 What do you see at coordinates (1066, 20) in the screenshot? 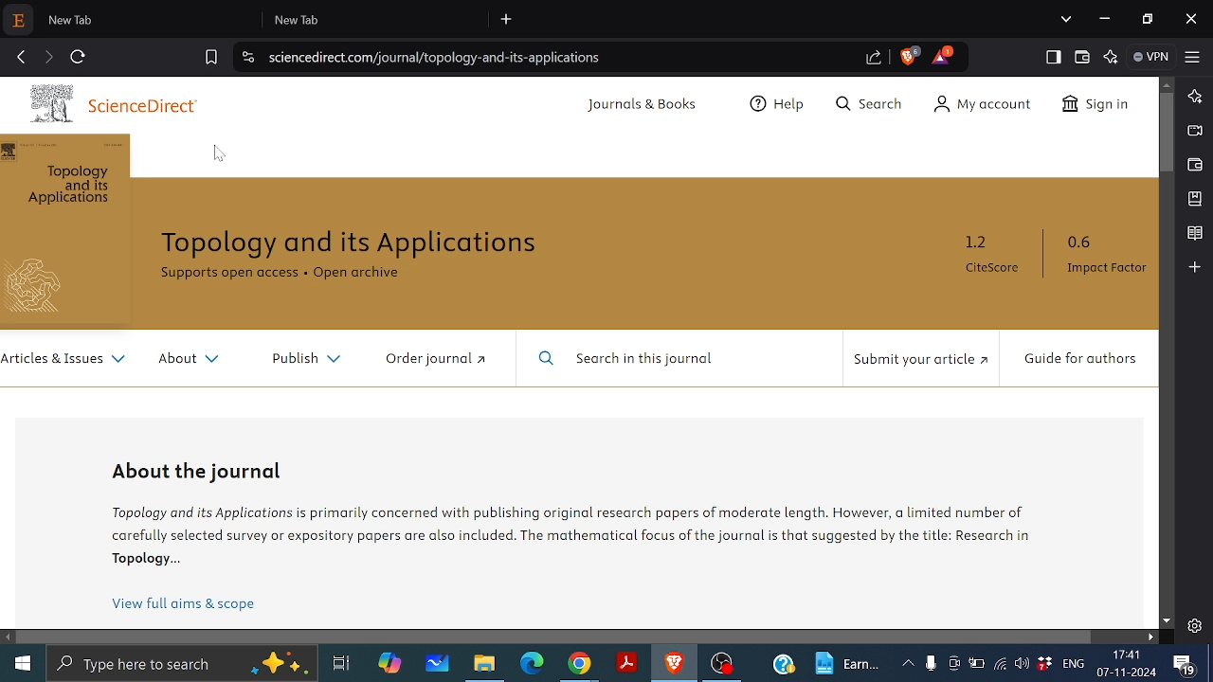
I see `Search tab` at bounding box center [1066, 20].